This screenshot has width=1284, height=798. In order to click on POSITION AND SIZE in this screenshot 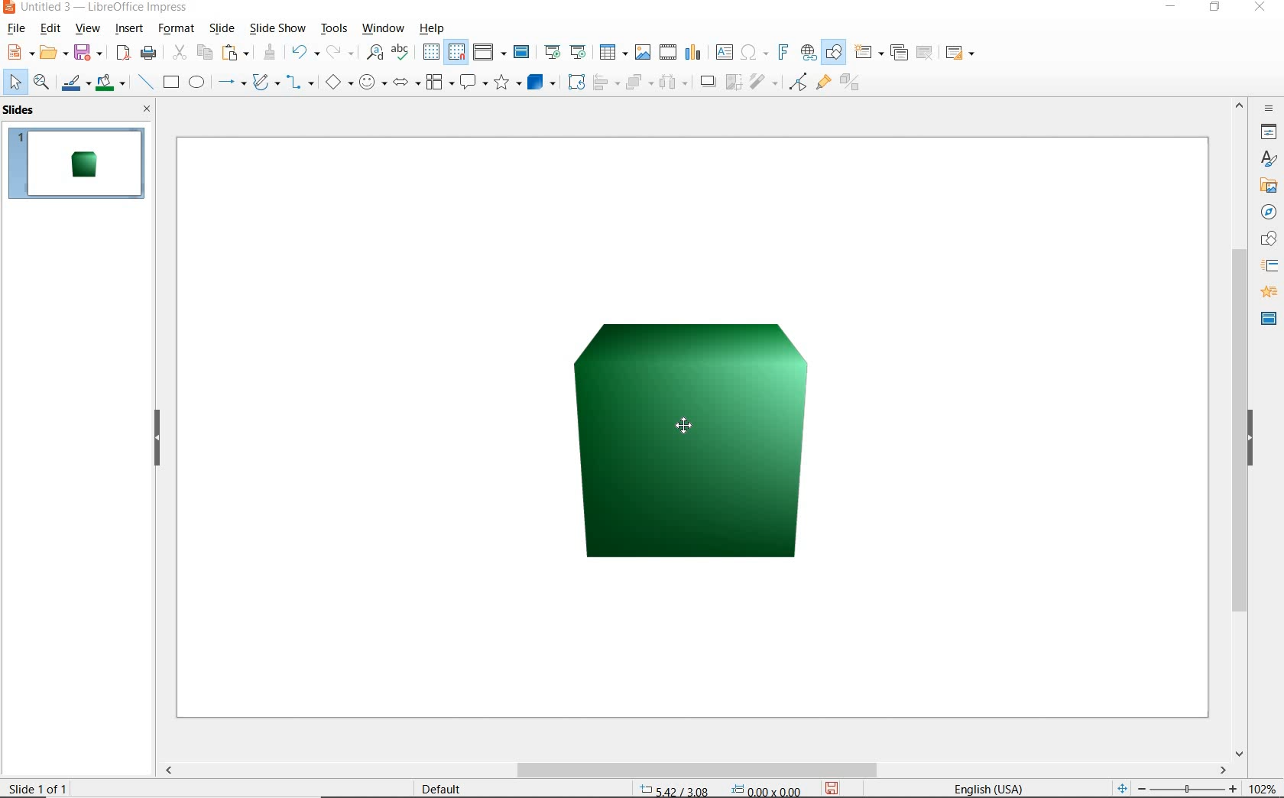, I will do `click(722, 788)`.